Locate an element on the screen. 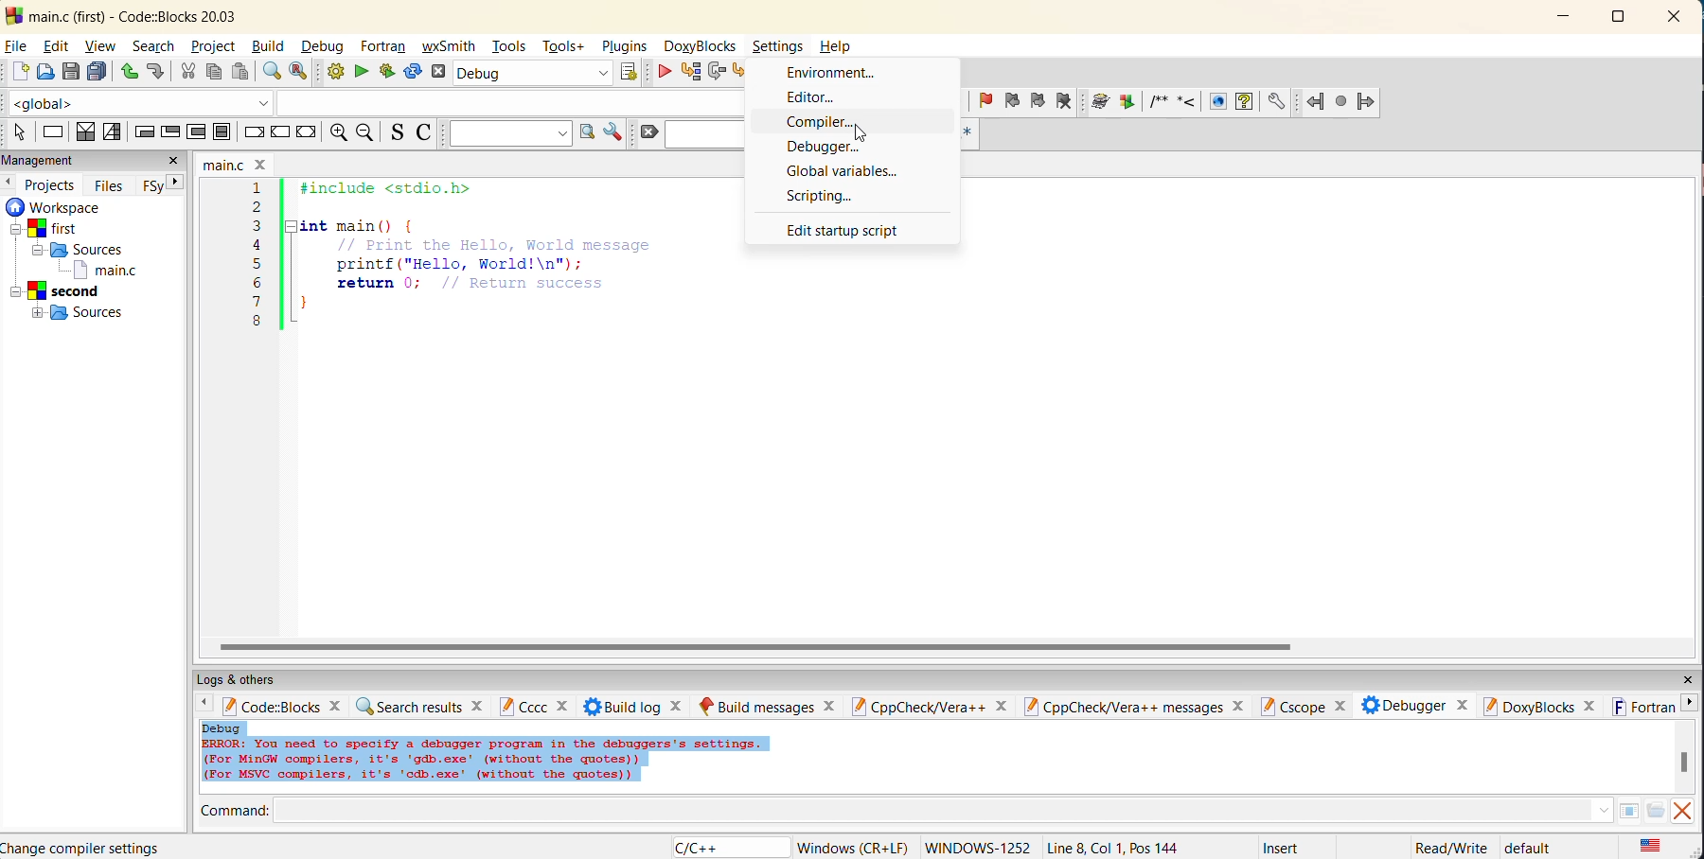  close is located at coordinates (1683, 679).